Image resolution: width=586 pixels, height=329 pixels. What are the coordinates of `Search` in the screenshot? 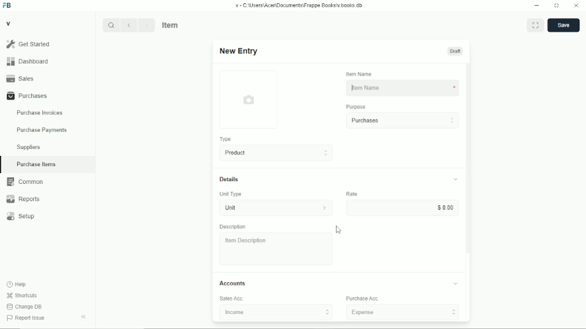 It's located at (111, 25).